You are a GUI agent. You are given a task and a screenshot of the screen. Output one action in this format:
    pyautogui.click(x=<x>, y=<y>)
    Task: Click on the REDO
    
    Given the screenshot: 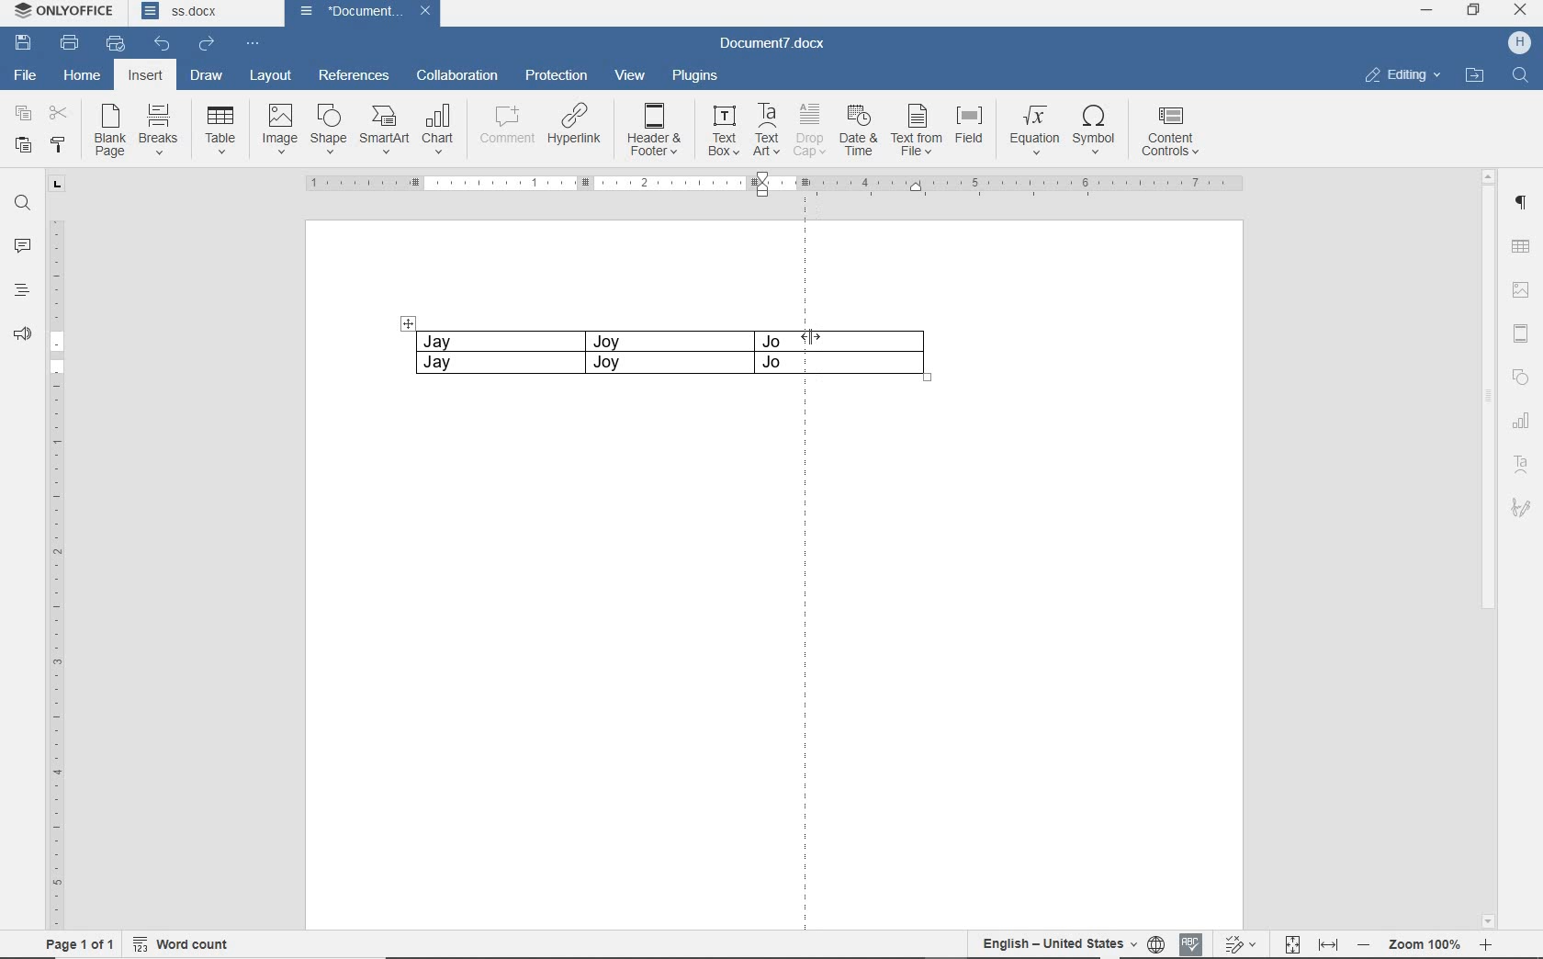 What is the action you would take?
    pyautogui.click(x=207, y=44)
    